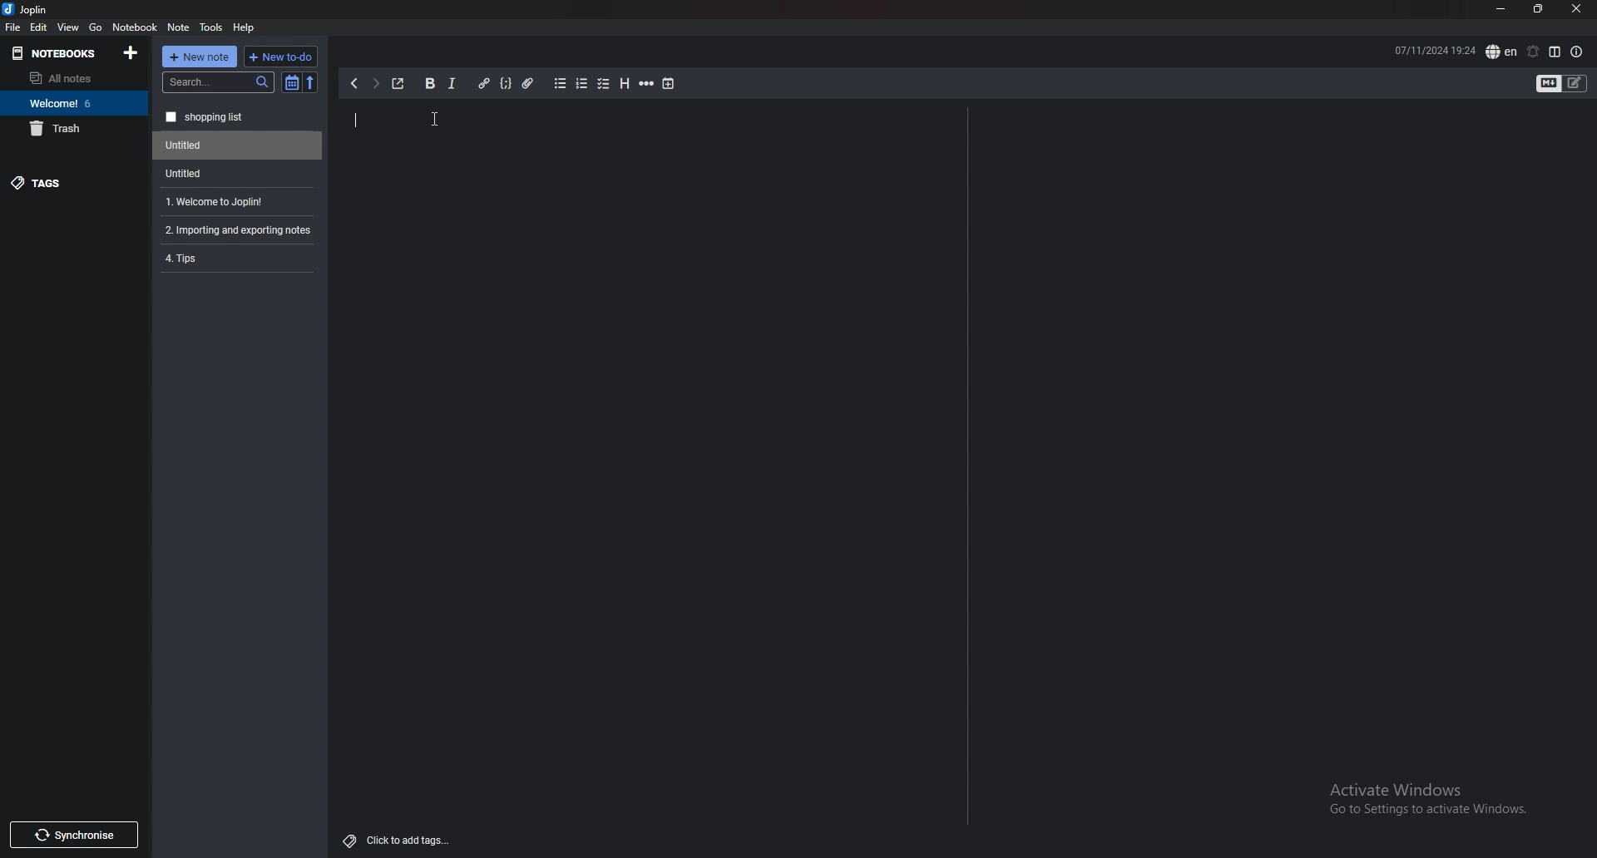 Image resolution: width=1597 pixels, height=858 pixels. Describe the element at coordinates (451, 84) in the screenshot. I see `italic` at that location.